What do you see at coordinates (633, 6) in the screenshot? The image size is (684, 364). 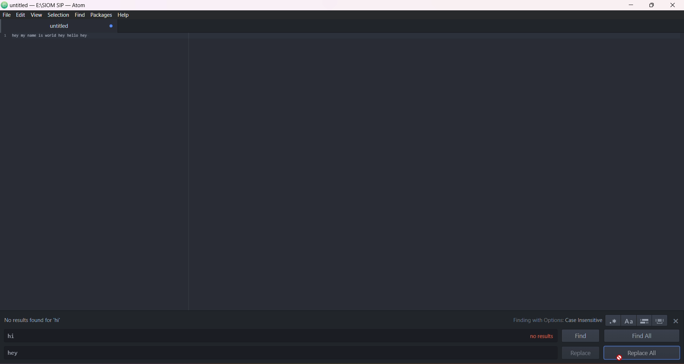 I see `minimize` at bounding box center [633, 6].